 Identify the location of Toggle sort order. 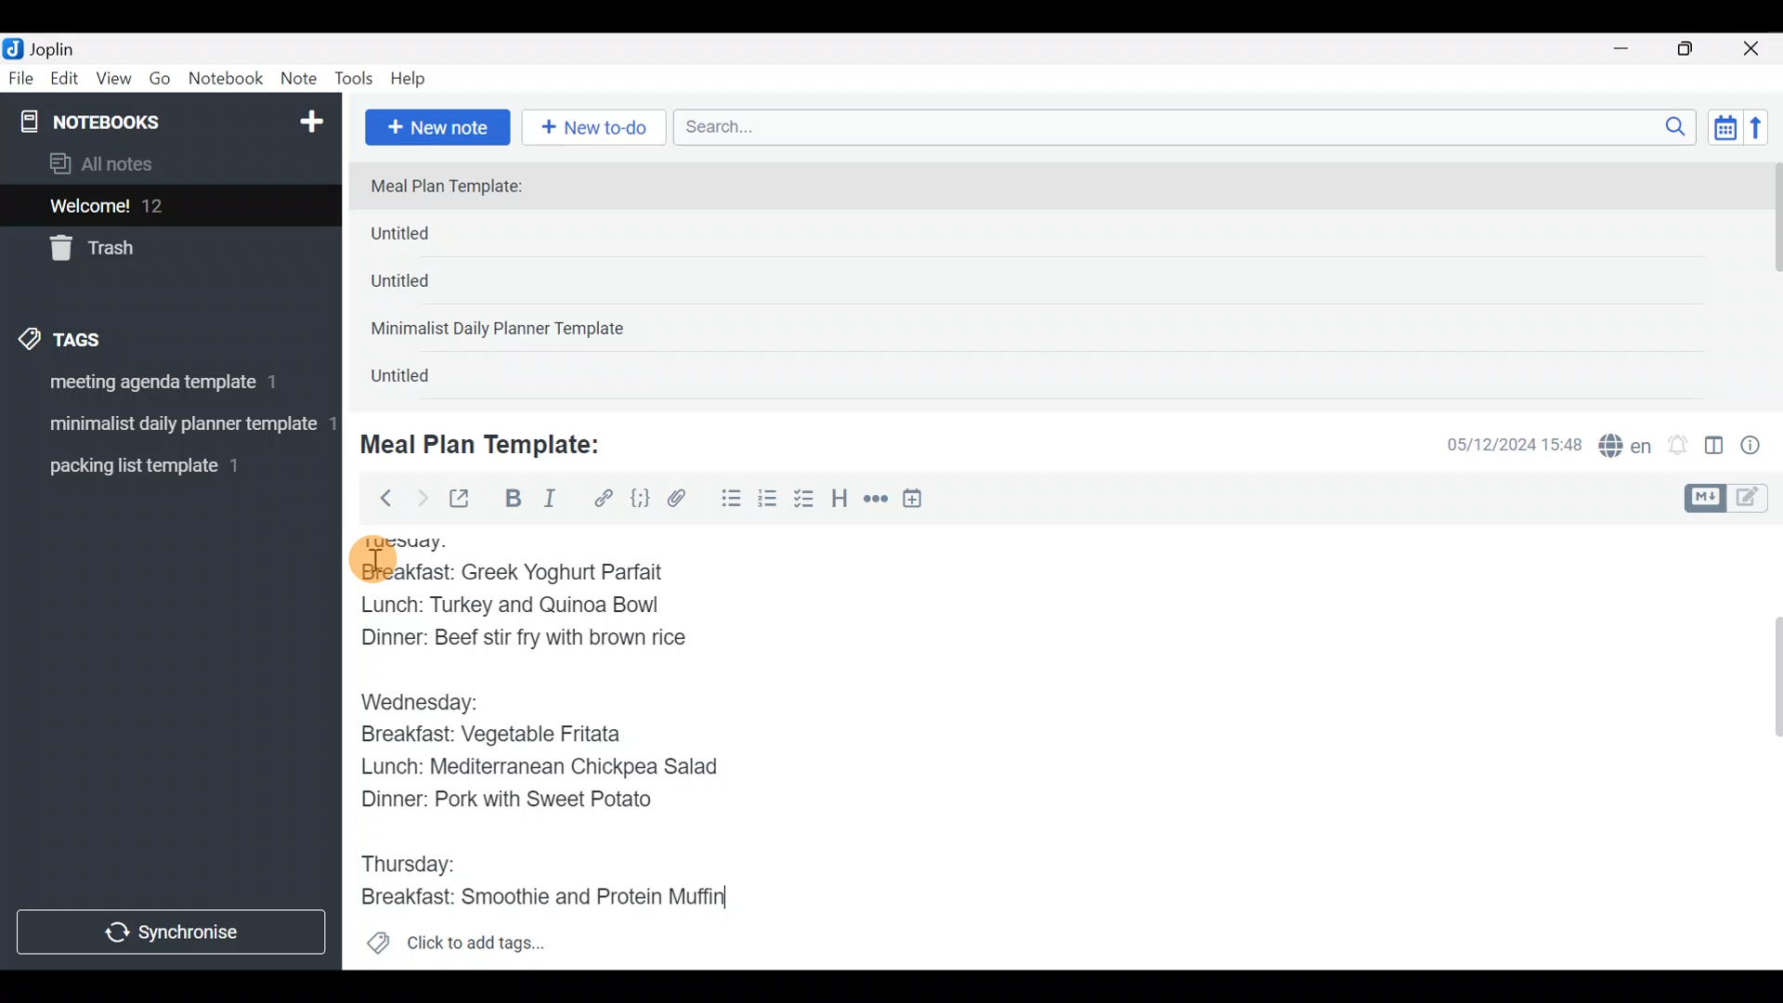
(1724, 128).